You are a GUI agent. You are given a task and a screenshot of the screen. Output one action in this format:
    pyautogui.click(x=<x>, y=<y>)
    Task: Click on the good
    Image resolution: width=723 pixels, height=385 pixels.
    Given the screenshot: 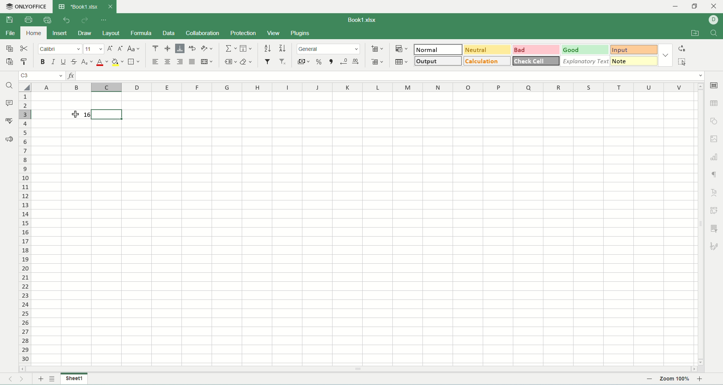 What is the action you would take?
    pyautogui.click(x=588, y=50)
    